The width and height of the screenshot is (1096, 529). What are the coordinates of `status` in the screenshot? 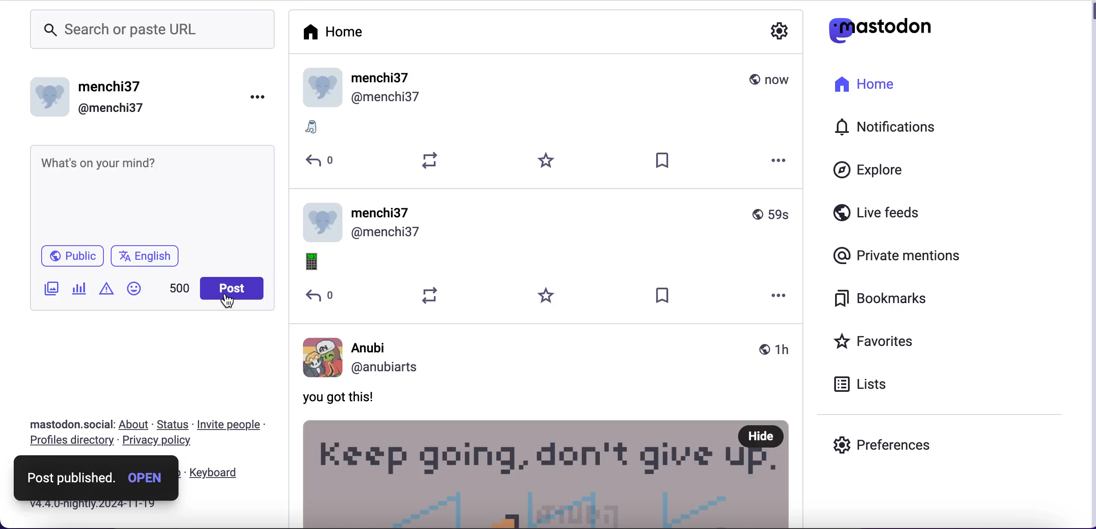 It's located at (173, 424).